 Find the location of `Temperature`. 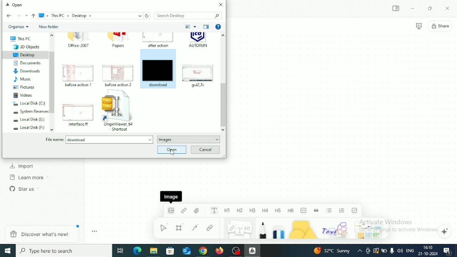

Temperature is located at coordinates (332, 250).